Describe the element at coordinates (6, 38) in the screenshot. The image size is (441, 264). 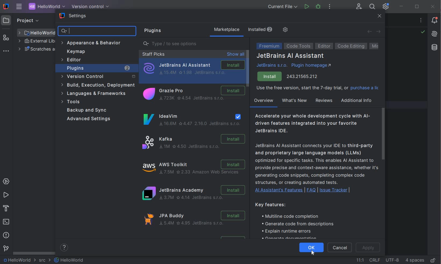
I see `STRUCTURE` at that location.